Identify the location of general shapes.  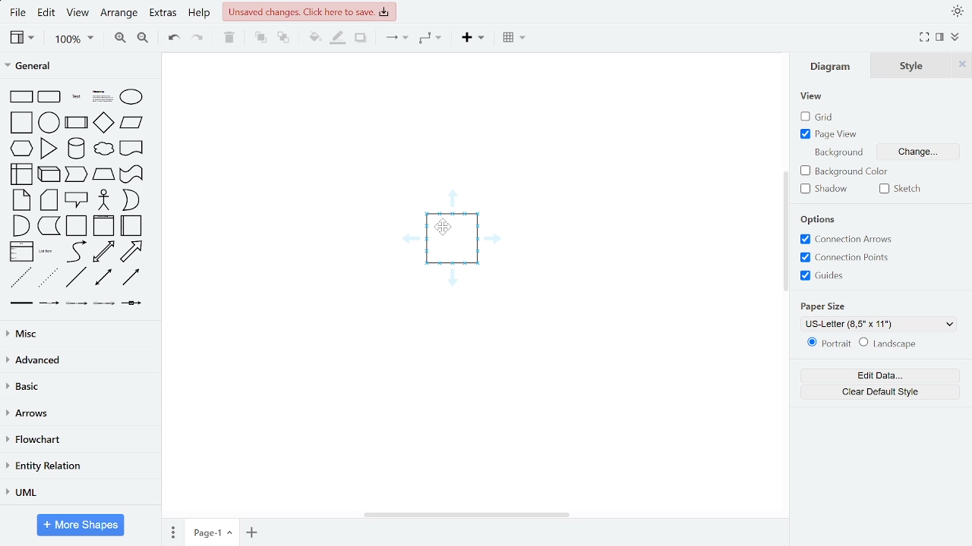
(21, 121).